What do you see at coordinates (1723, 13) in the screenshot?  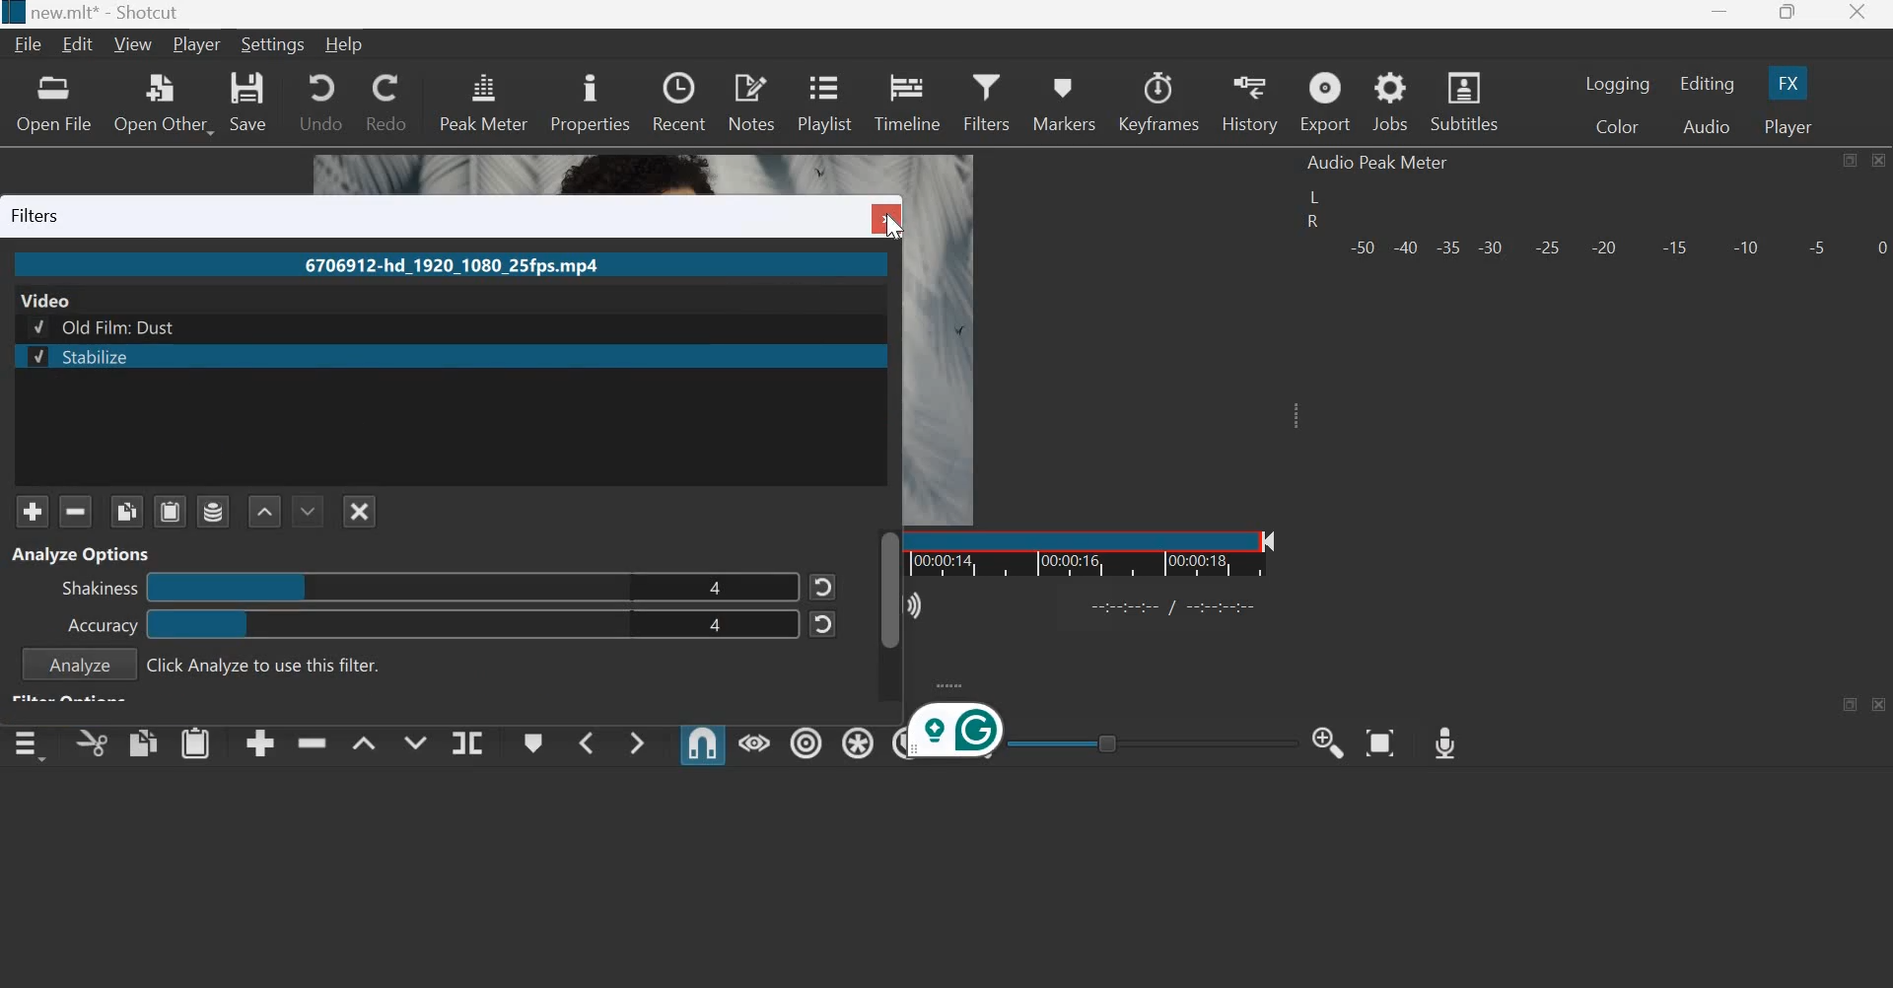 I see `Minimize` at bounding box center [1723, 13].